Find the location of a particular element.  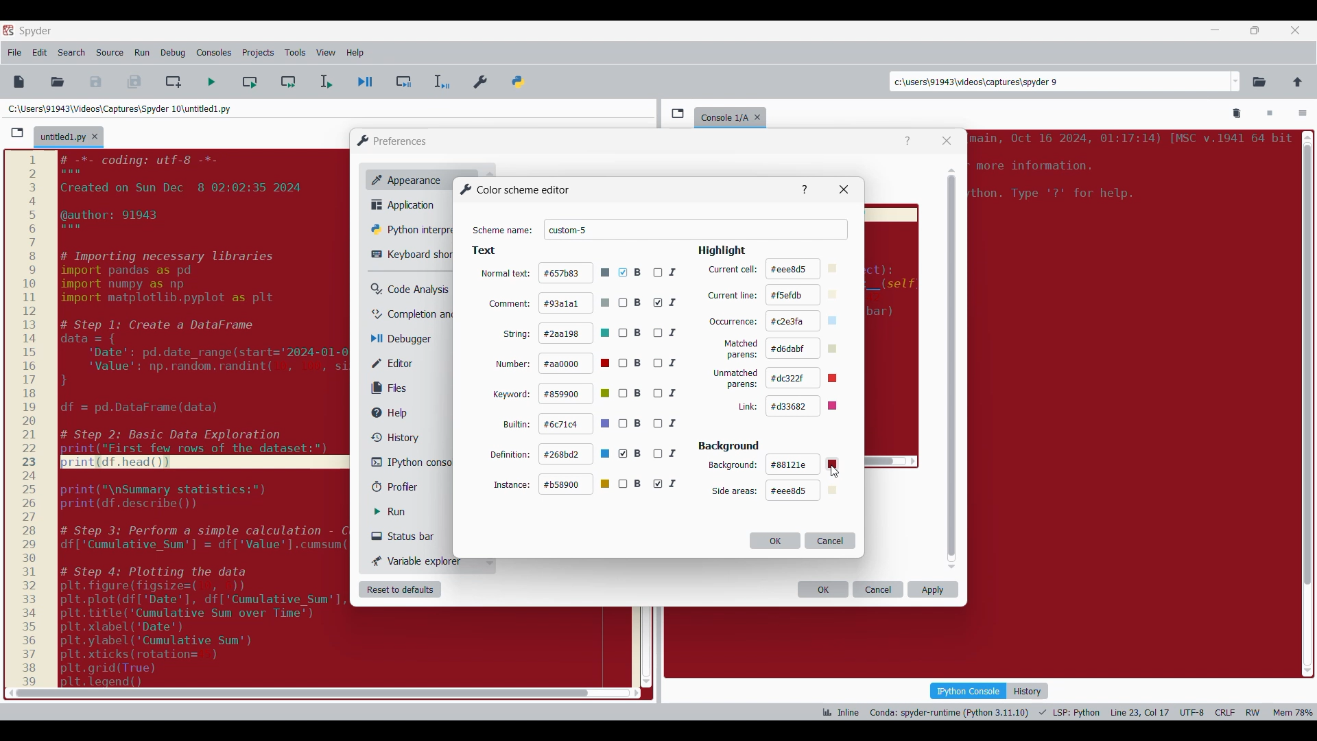

definition is located at coordinates (510, 454).